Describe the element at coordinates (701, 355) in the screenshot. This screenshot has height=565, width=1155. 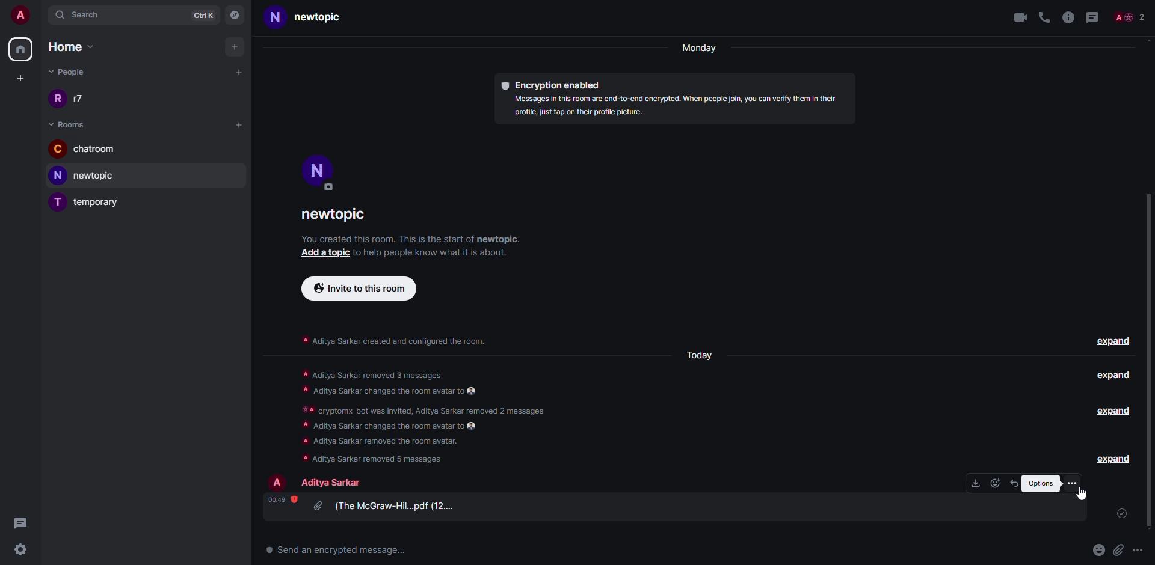
I see `today` at that location.